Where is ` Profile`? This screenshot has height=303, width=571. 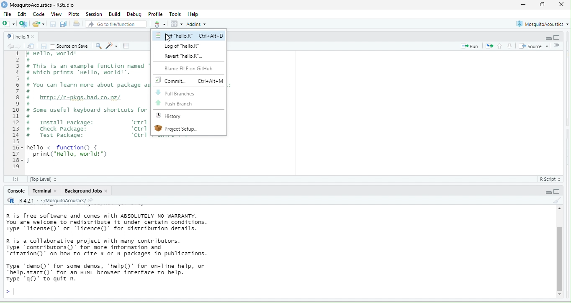  Profile is located at coordinates (155, 15).